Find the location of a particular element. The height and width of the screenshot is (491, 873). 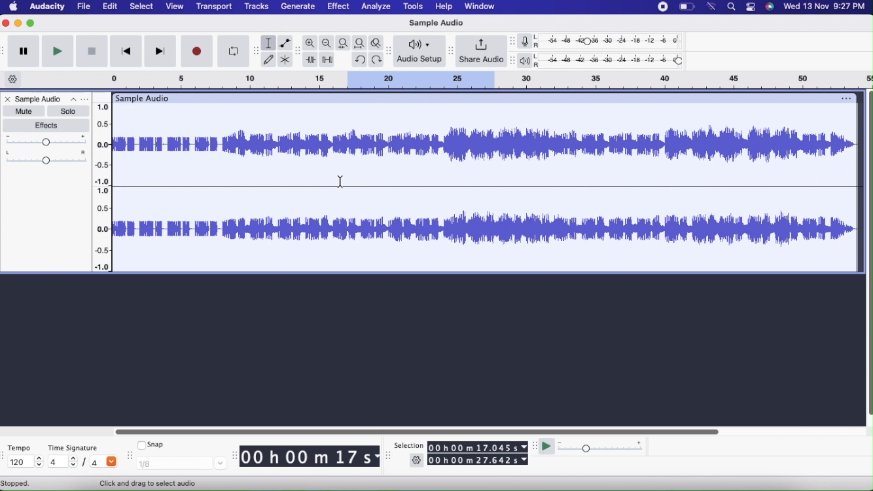

audio track is located at coordinates (486, 229).